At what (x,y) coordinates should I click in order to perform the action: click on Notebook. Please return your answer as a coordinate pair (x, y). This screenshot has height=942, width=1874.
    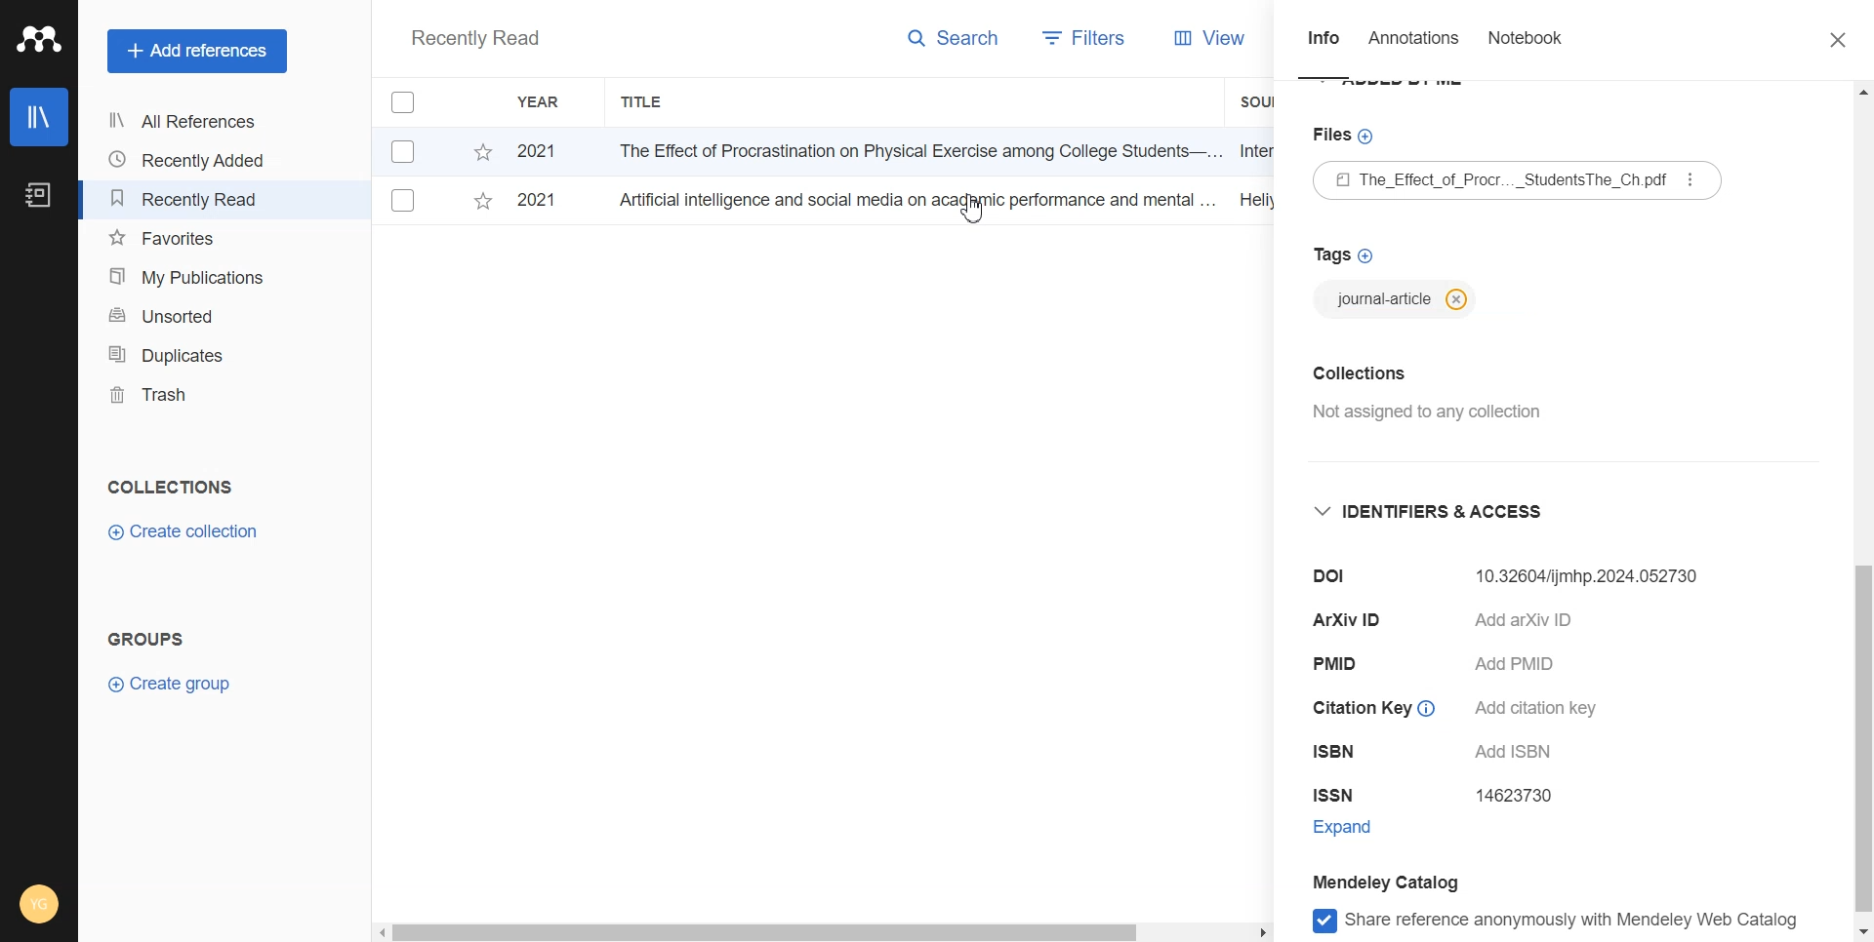
    Looking at the image, I should click on (1525, 42).